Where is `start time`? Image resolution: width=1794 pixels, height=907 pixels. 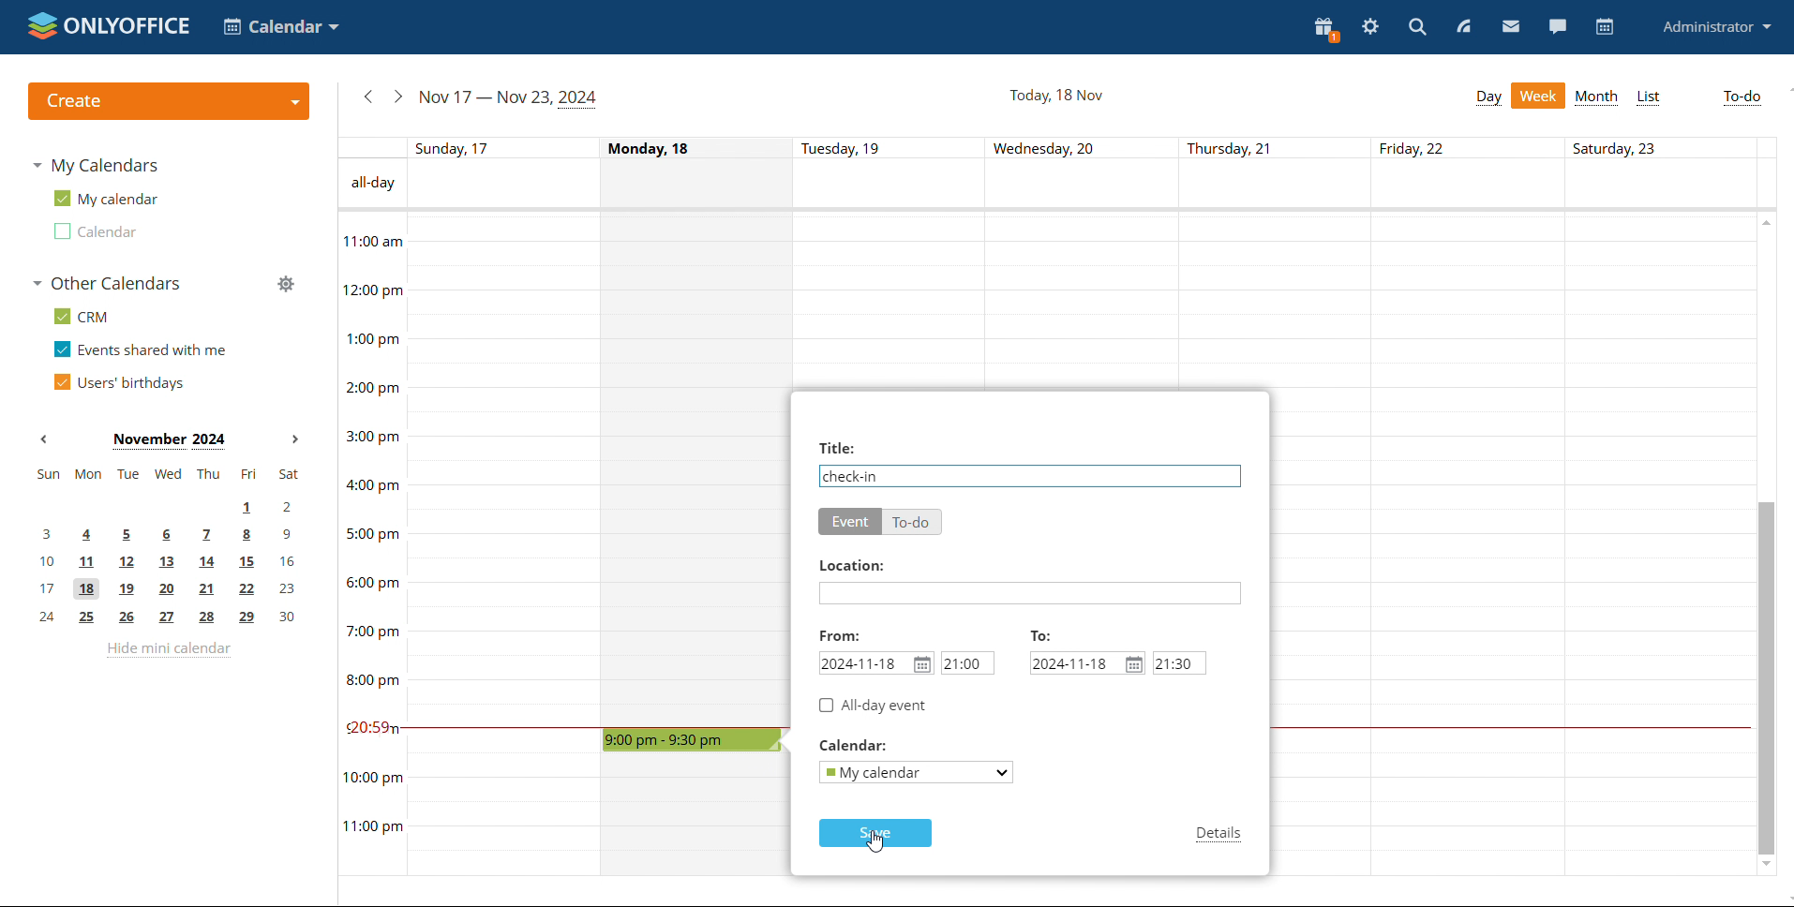 start time is located at coordinates (968, 662).